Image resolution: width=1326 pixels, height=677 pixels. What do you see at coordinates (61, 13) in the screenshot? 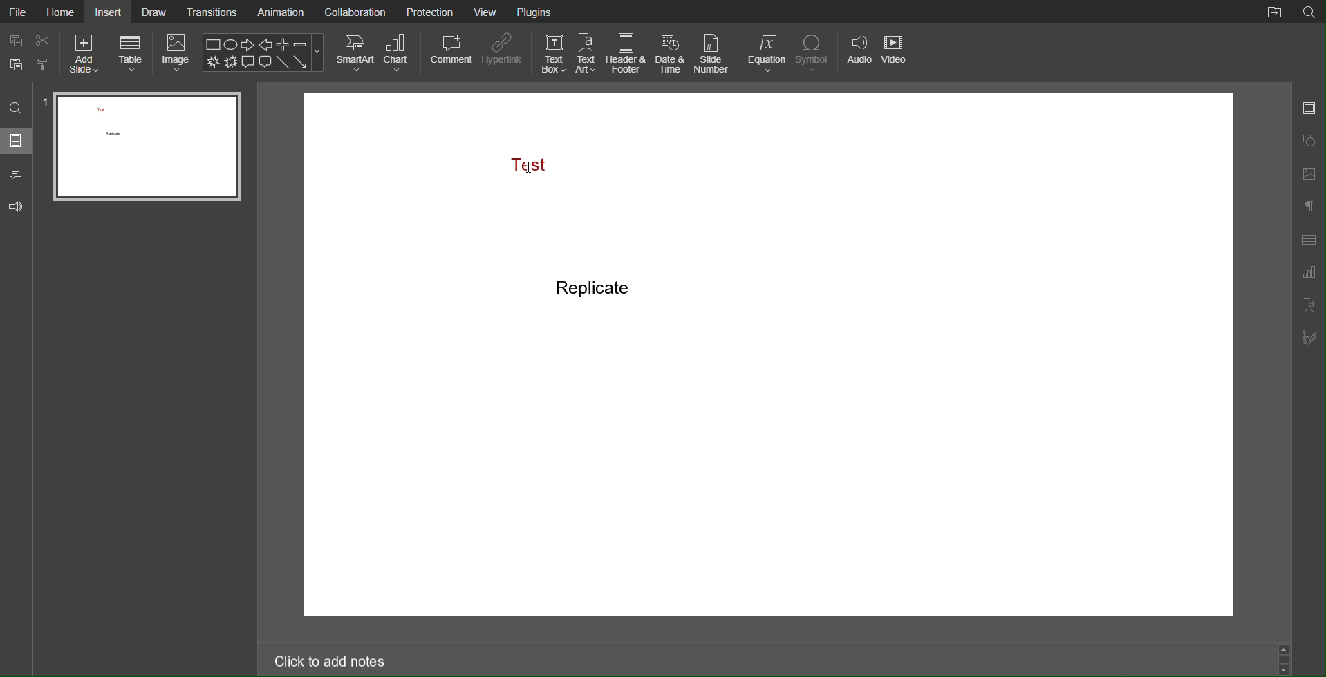
I see `Home` at bounding box center [61, 13].